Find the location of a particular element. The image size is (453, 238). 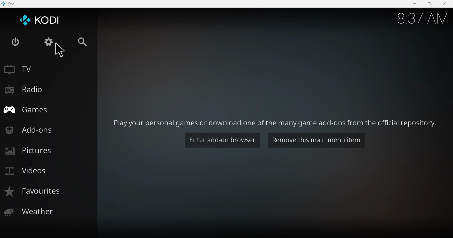

Remove this main menu item is located at coordinates (317, 141).